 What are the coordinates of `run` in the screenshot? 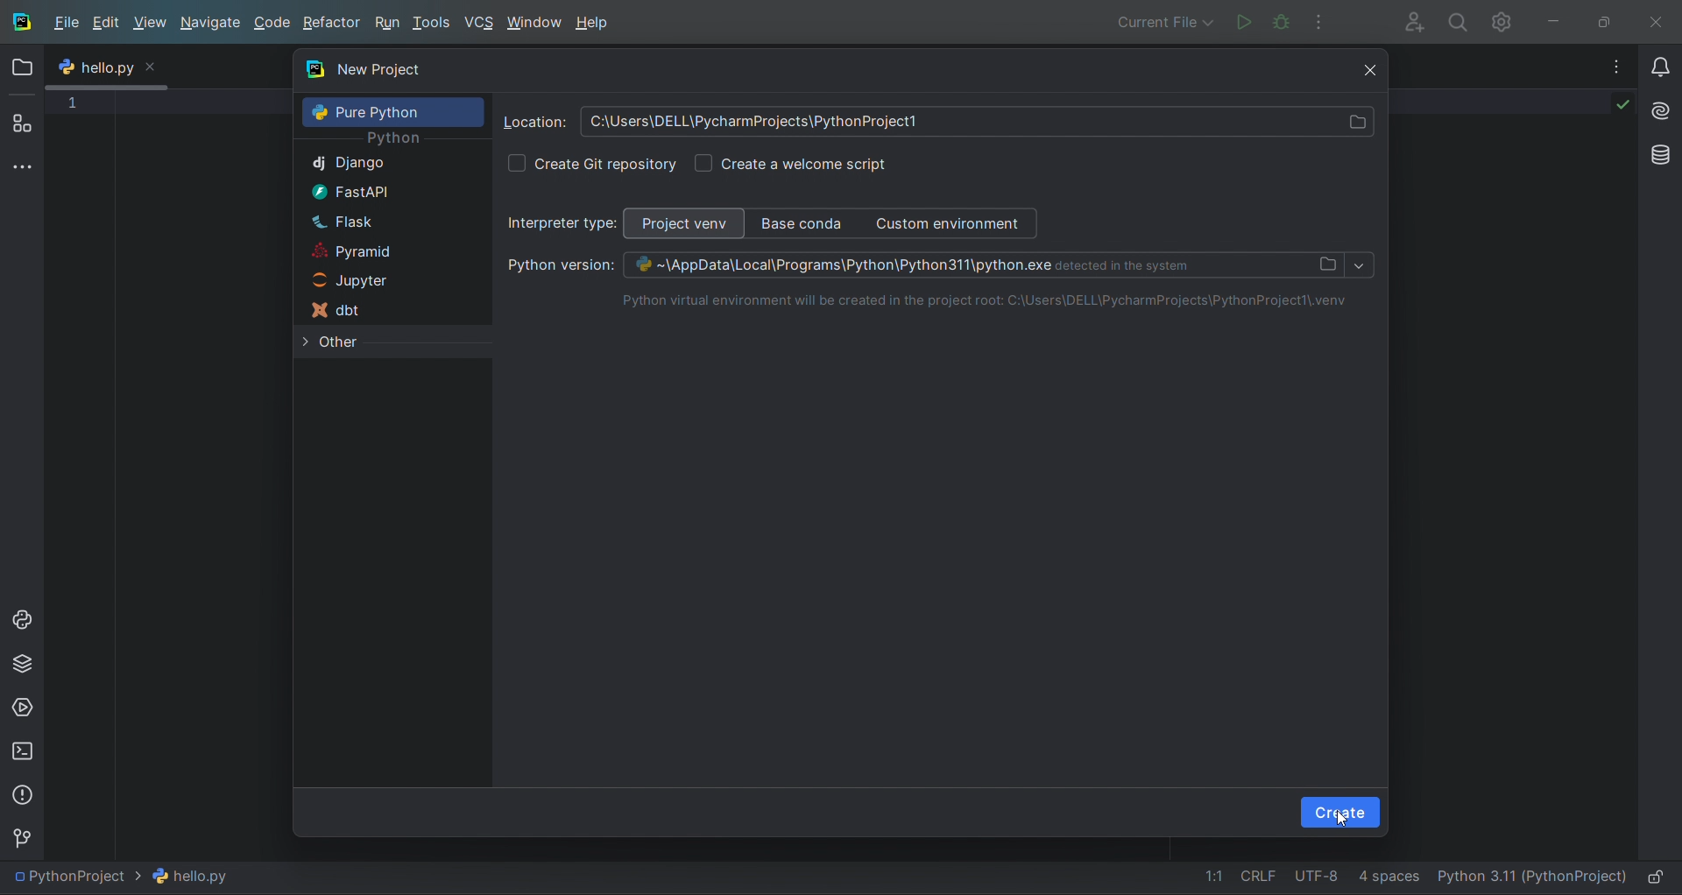 It's located at (388, 24).